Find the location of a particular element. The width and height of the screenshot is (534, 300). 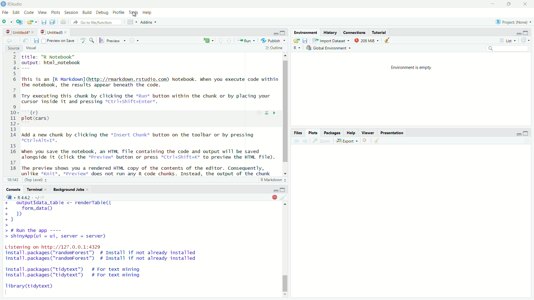

Connections is located at coordinates (354, 32).